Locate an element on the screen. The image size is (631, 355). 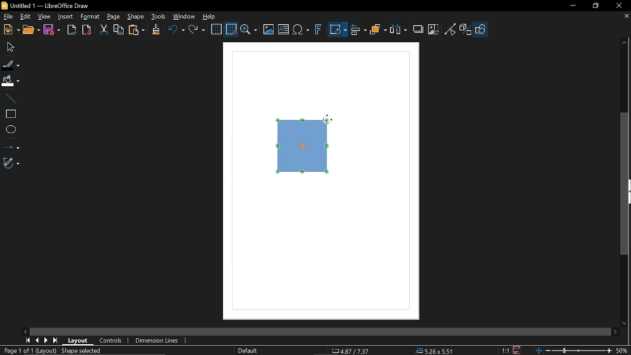
5.26x5.51 (object size ) is located at coordinates (436, 351).